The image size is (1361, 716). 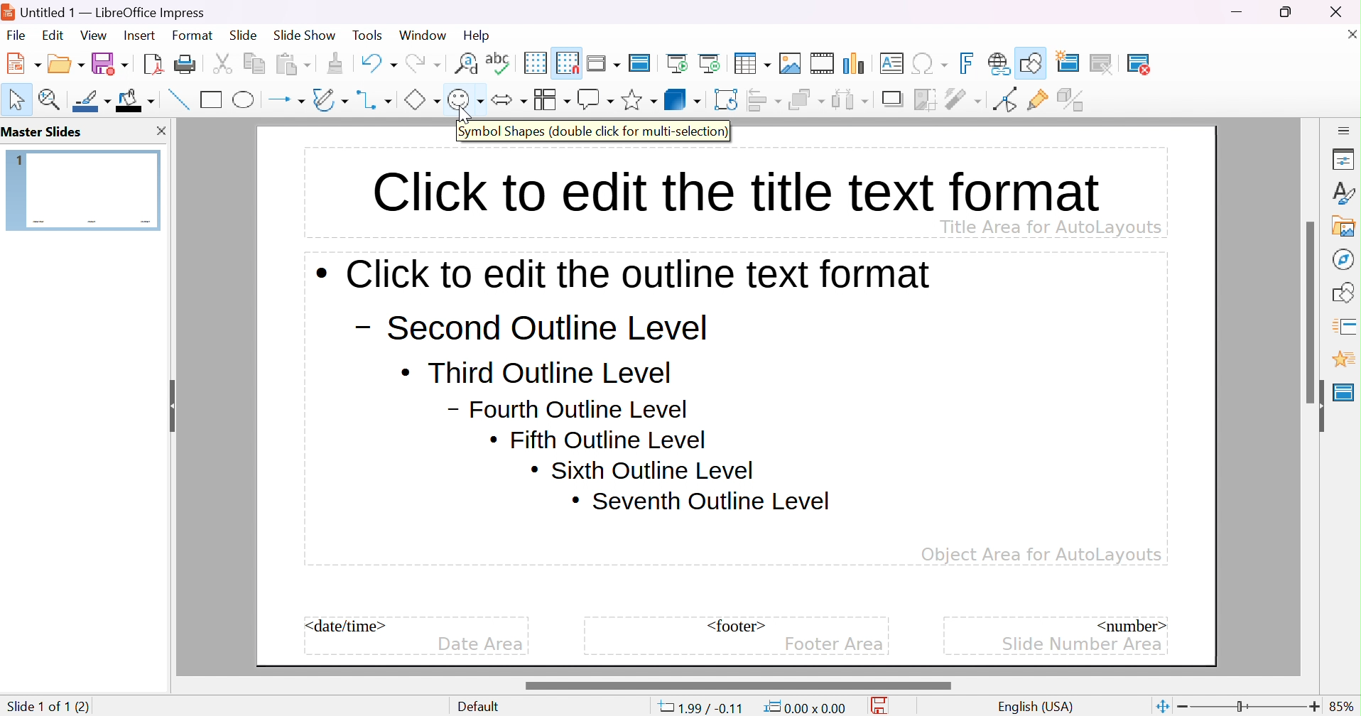 I want to click on master slide, so click(x=642, y=62).